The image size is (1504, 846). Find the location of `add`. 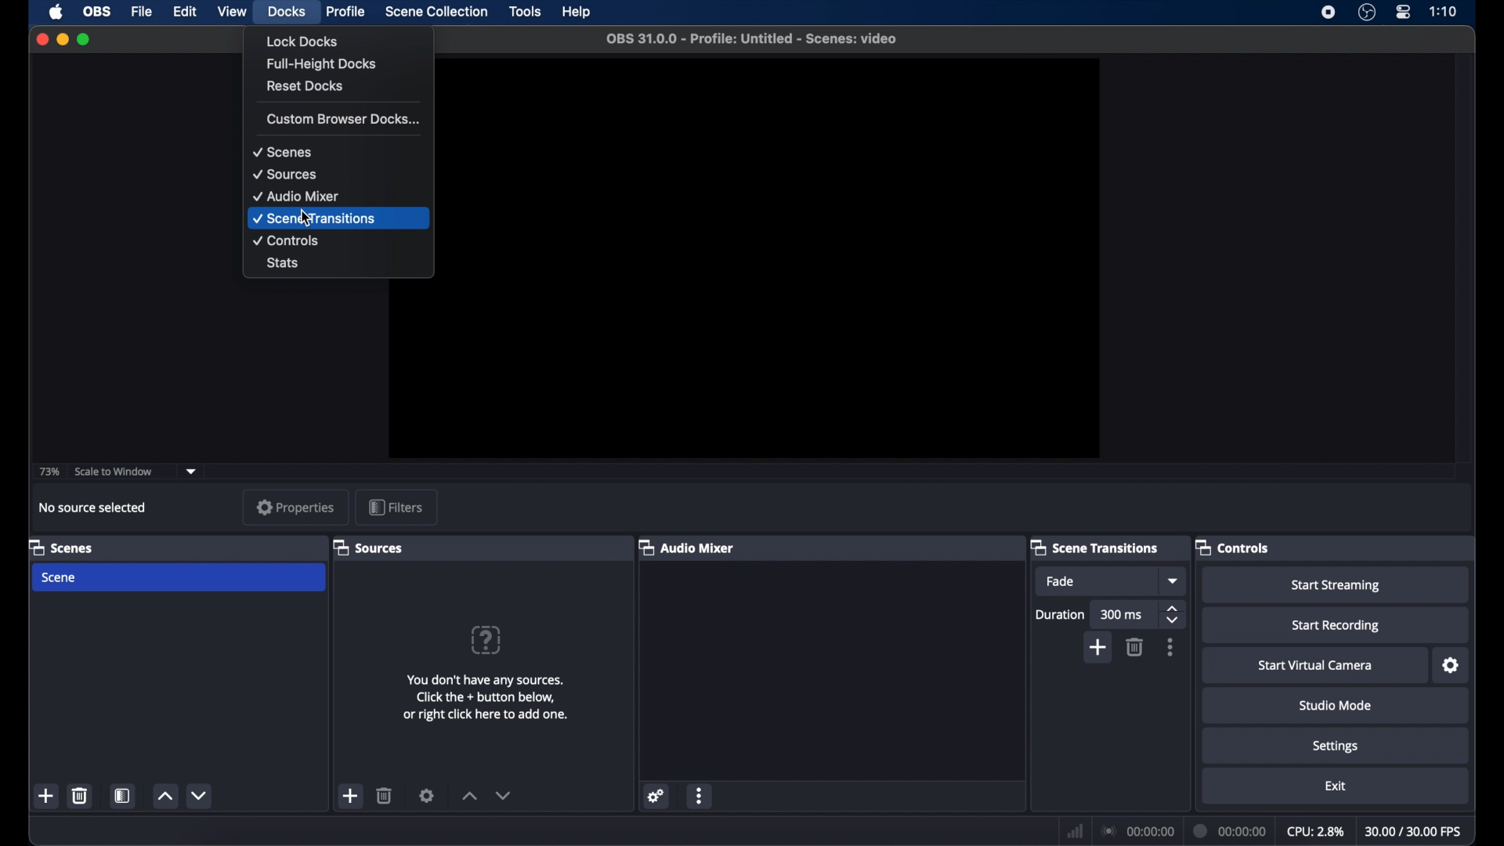

add is located at coordinates (48, 796).